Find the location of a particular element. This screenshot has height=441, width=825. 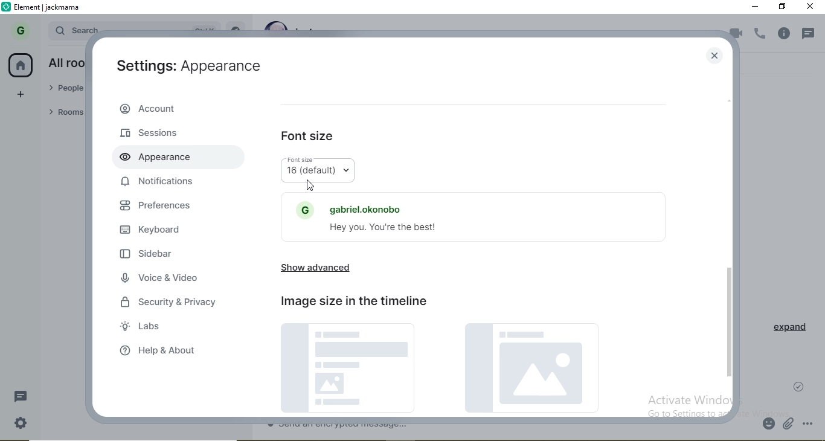

expand is located at coordinates (786, 330).